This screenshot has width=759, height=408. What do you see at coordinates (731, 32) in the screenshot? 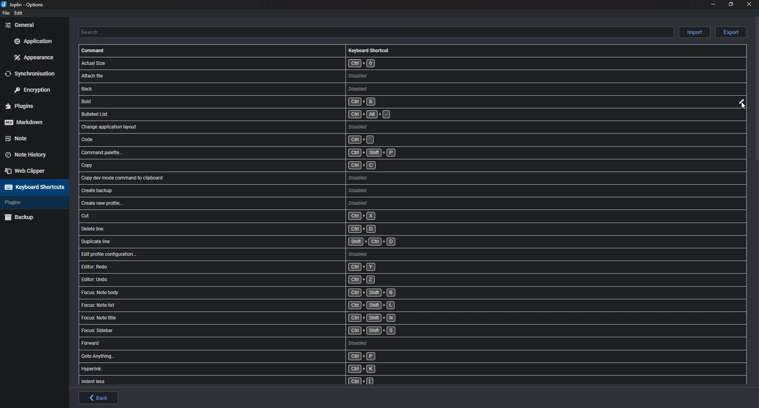
I see `Export` at bounding box center [731, 32].